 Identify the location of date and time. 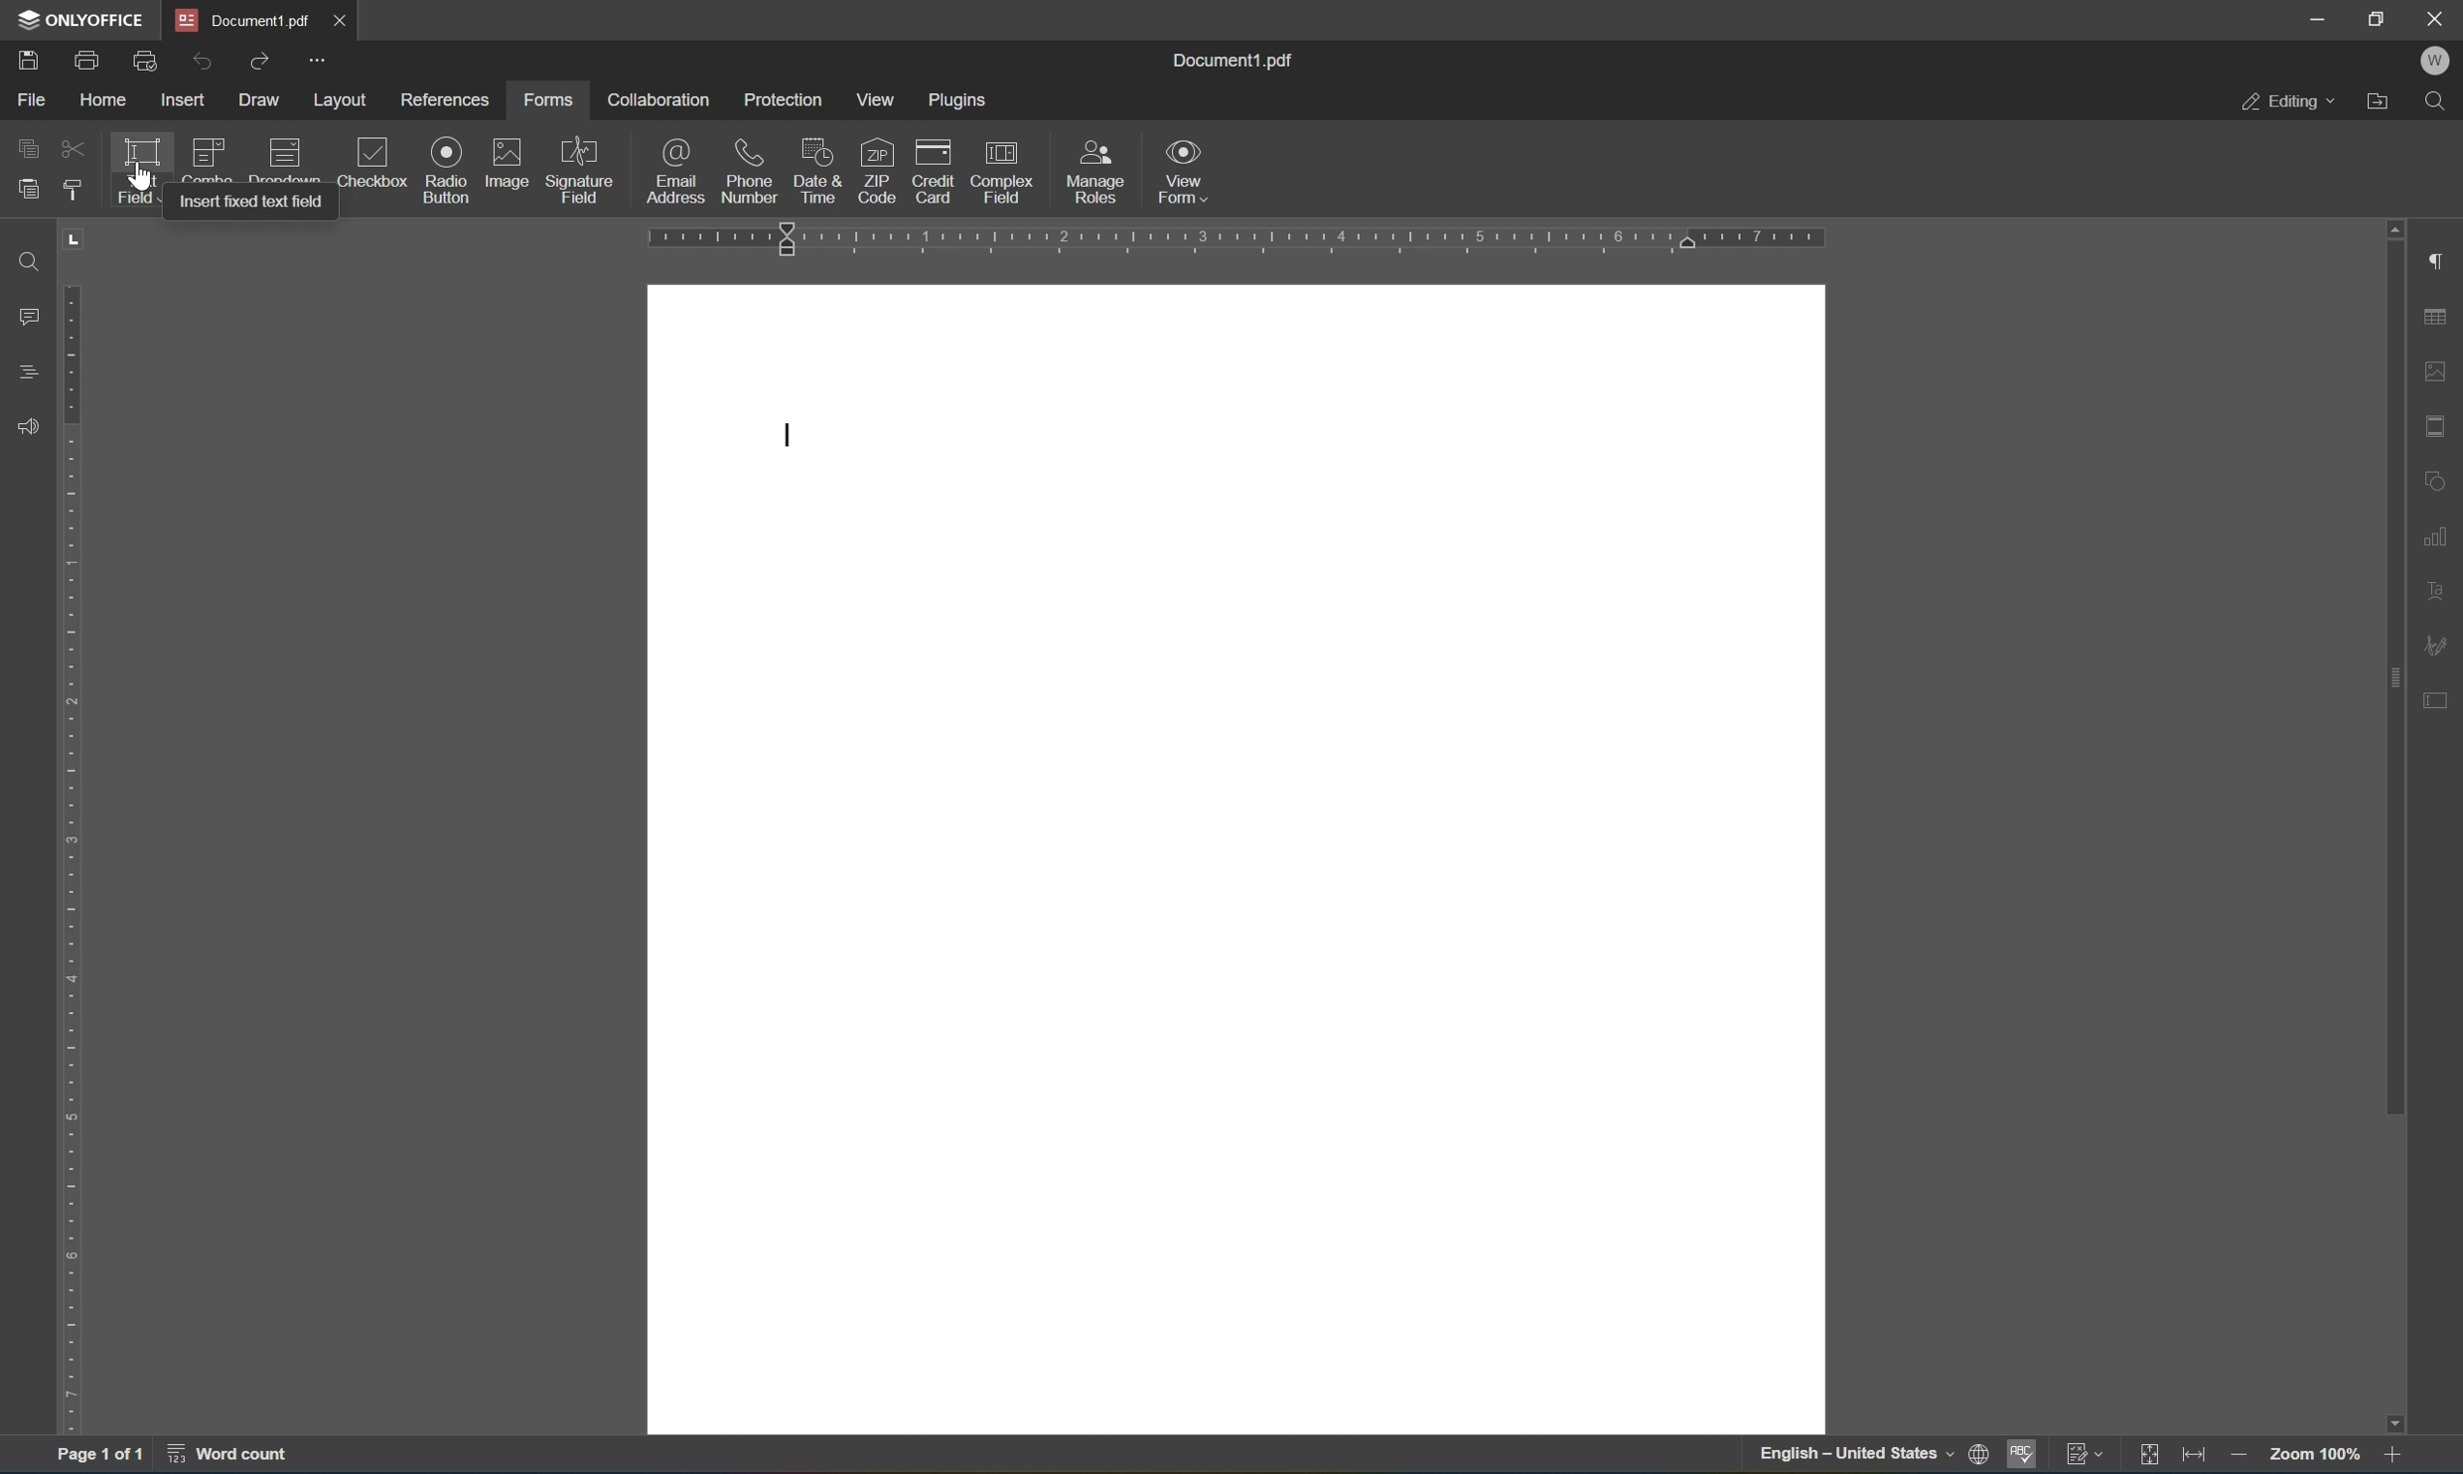
(814, 171).